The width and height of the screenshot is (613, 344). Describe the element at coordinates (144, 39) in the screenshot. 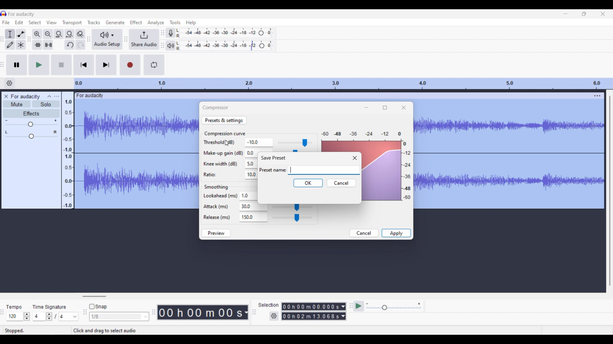

I see `Share audio` at that location.